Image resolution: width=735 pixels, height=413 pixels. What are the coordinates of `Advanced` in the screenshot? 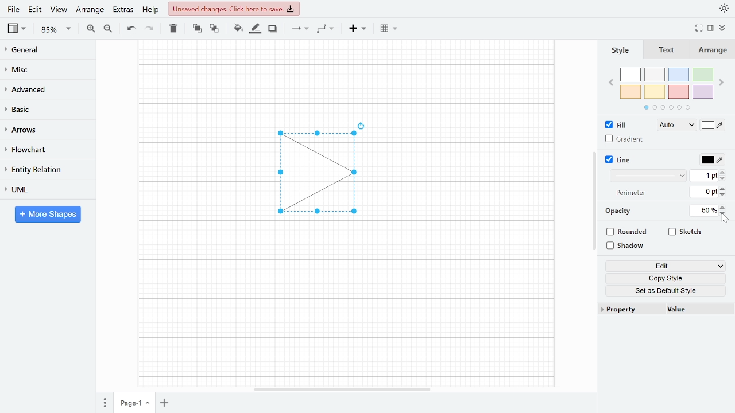 It's located at (44, 88).